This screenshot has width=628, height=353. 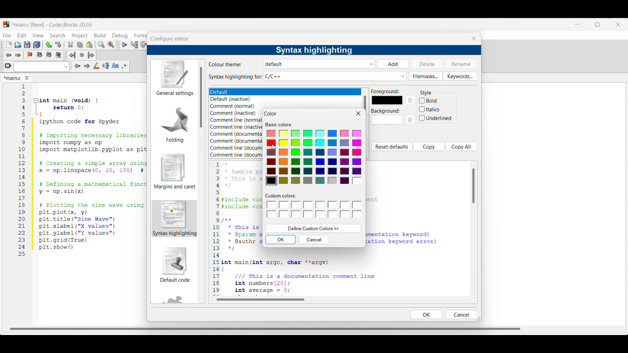 I want to click on Default code, so click(x=175, y=264).